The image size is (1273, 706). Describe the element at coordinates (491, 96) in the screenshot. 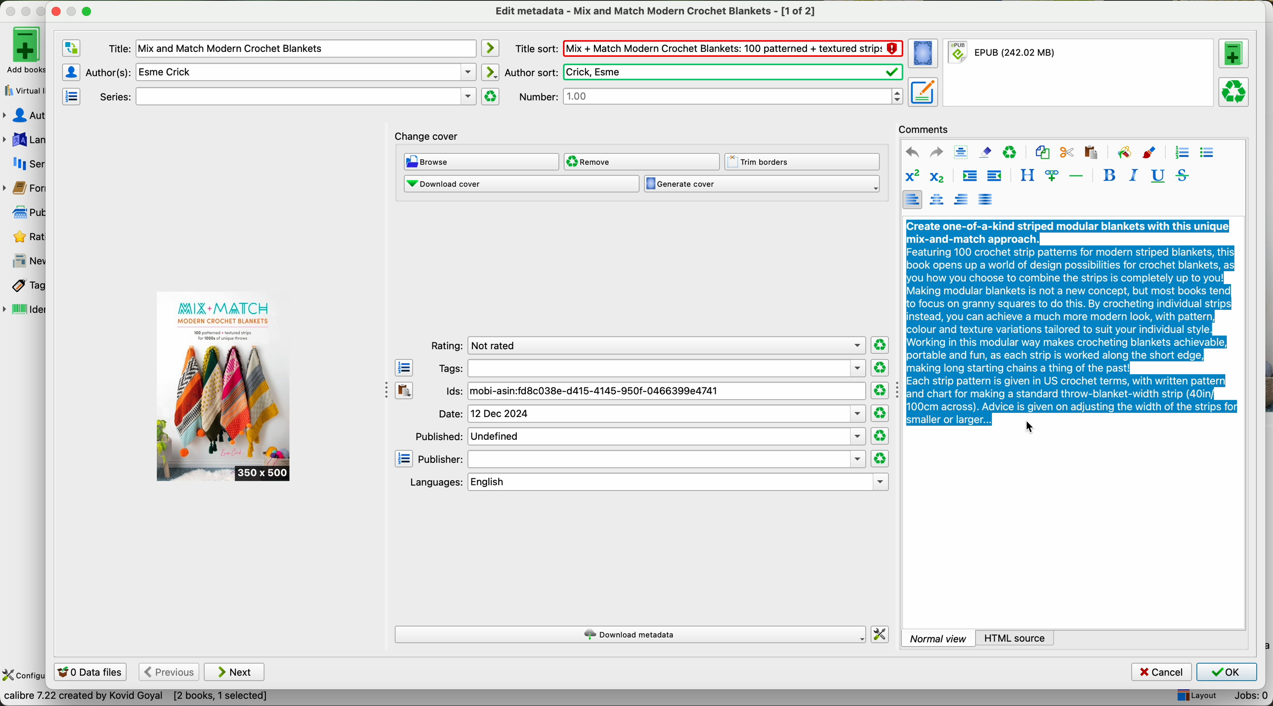

I see `clear series` at that location.